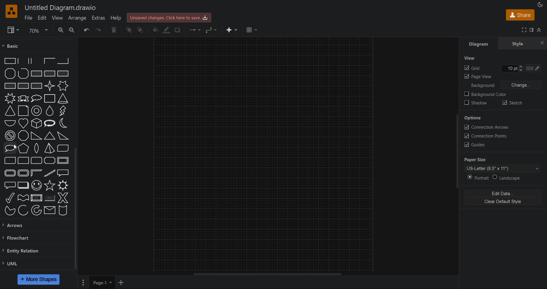  Describe the element at coordinates (12, 11) in the screenshot. I see `Logo` at that location.